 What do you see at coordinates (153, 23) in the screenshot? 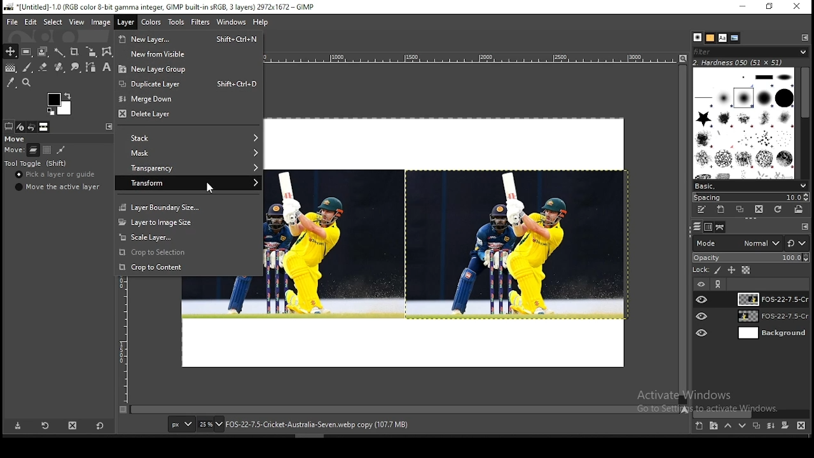
I see `colors` at bounding box center [153, 23].